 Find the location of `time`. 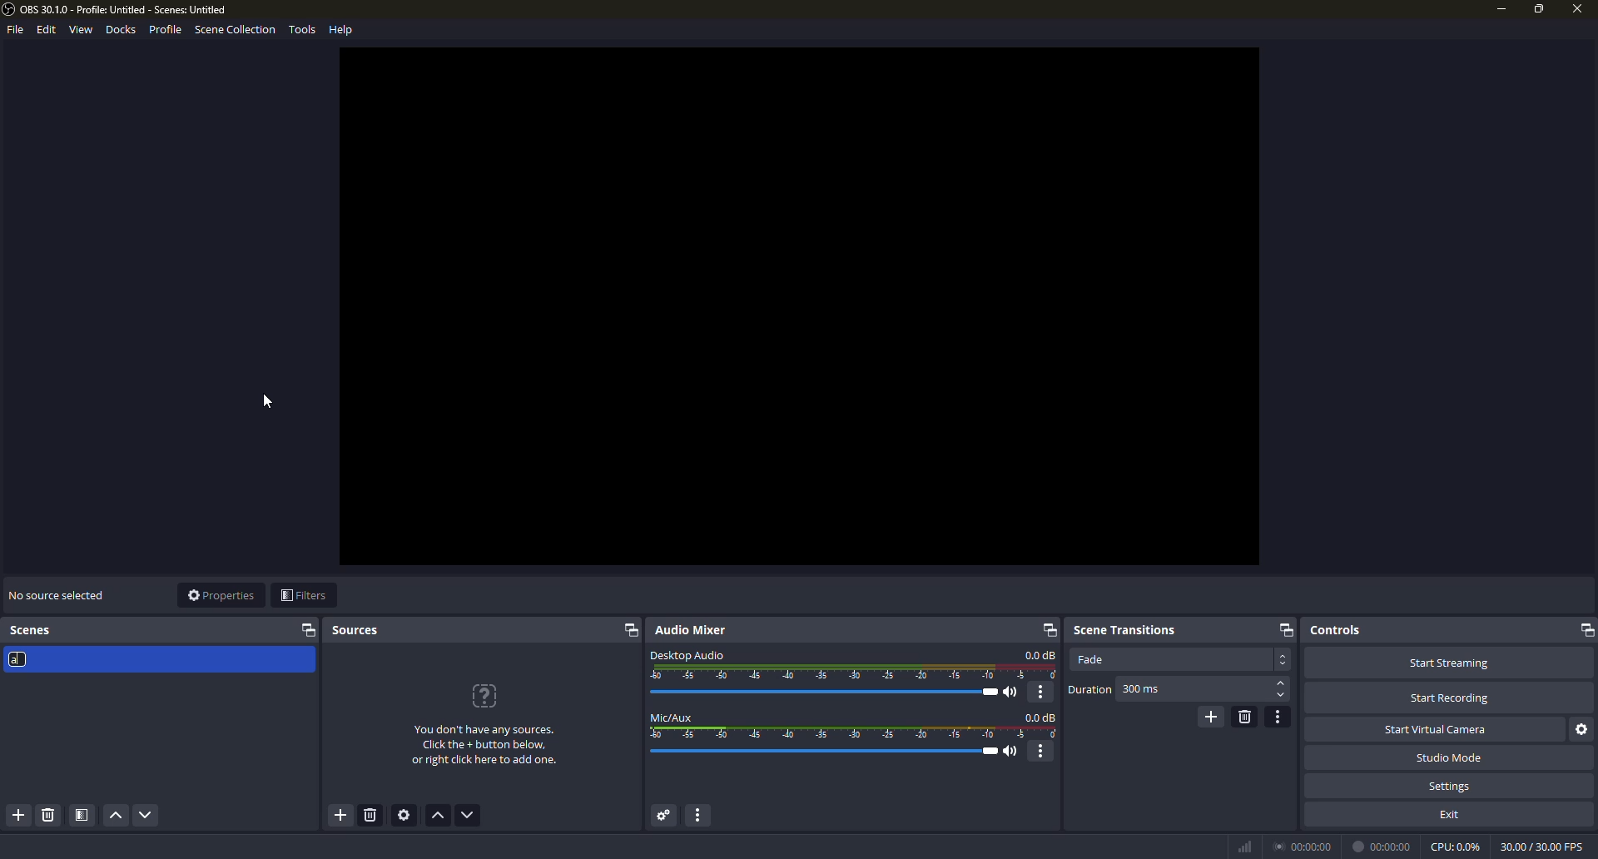

time is located at coordinates (1305, 845).